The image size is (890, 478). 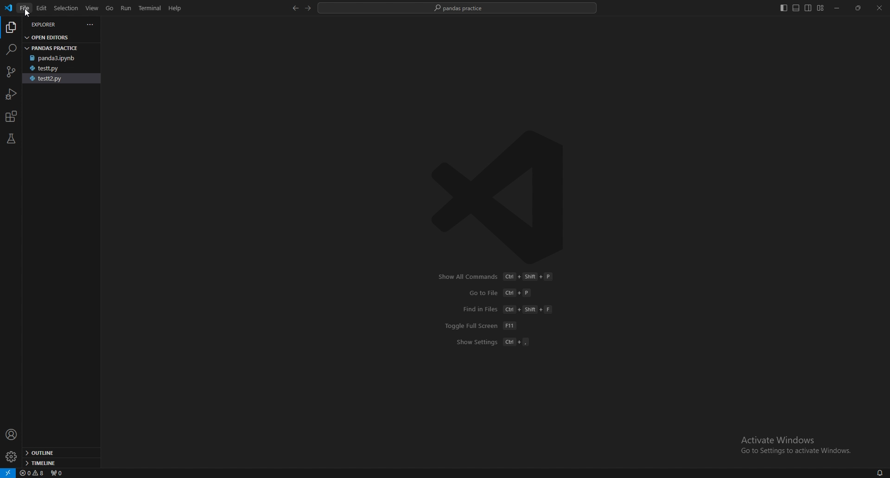 I want to click on terminal, so click(x=151, y=8).